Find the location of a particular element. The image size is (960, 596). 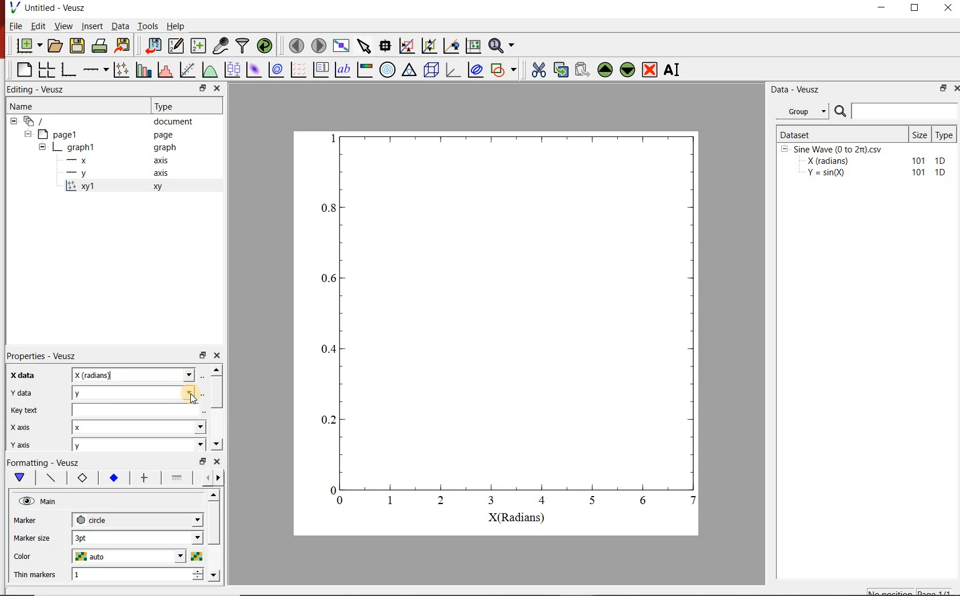

xy is located at coordinates (155, 187).